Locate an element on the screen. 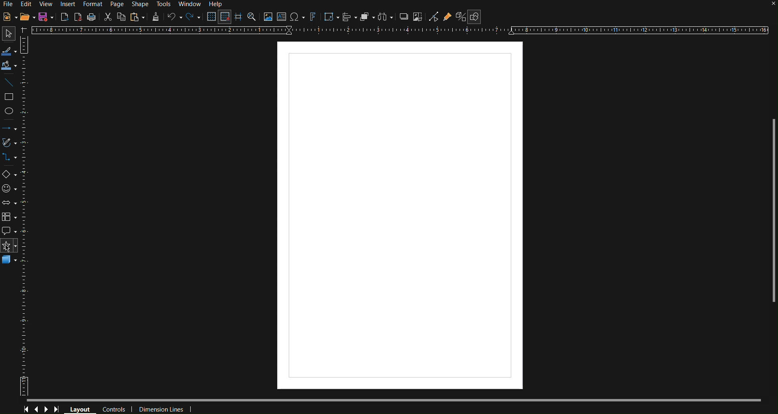 Image resolution: width=778 pixels, height=414 pixels. 3D Objects is located at coordinates (10, 262).